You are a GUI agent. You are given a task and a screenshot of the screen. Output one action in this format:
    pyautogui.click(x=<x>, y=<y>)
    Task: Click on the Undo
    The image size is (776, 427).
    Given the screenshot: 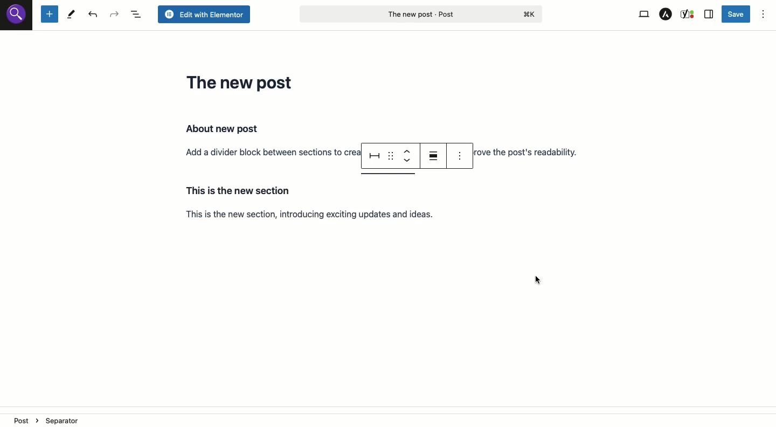 What is the action you would take?
    pyautogui.click(x=95, y=15)
    